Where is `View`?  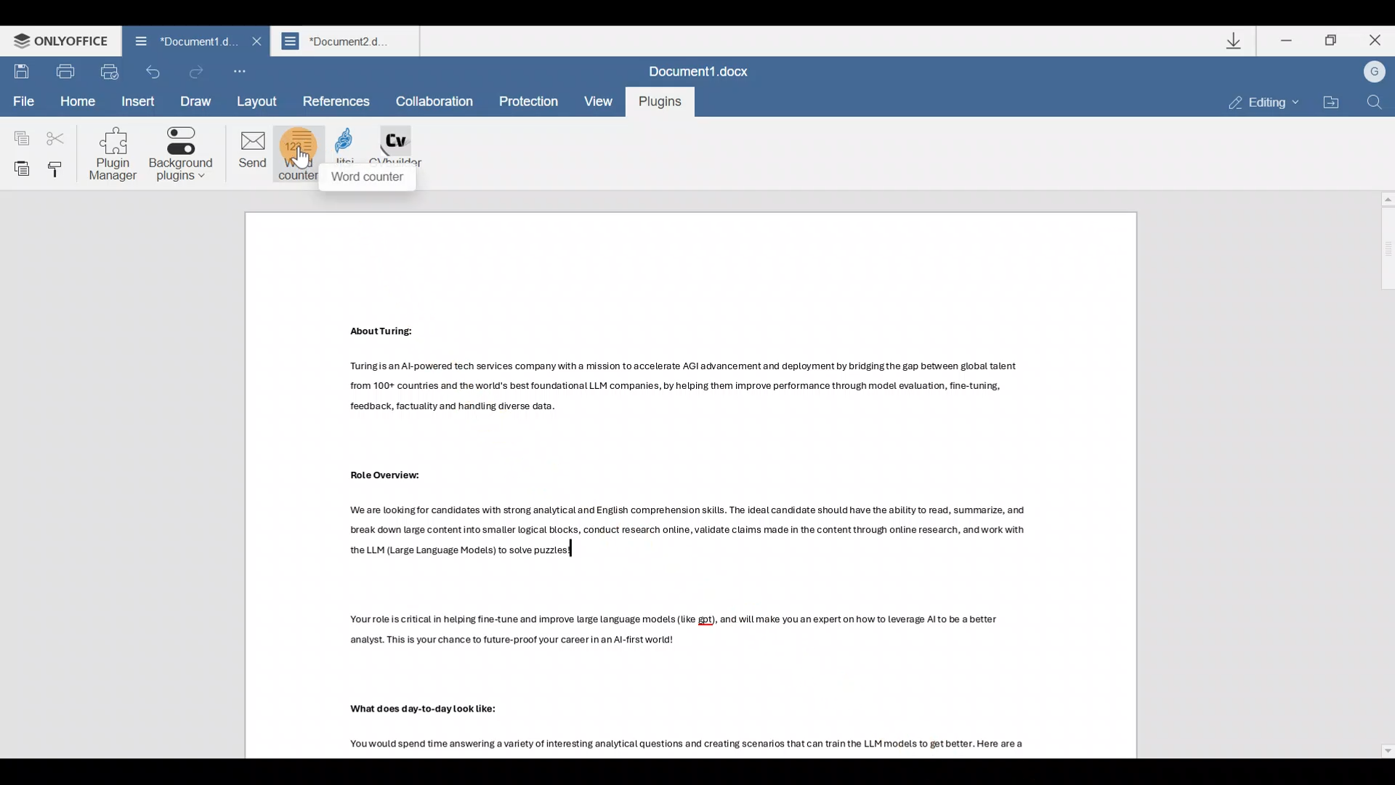 View is located at coordinates (597, 102).